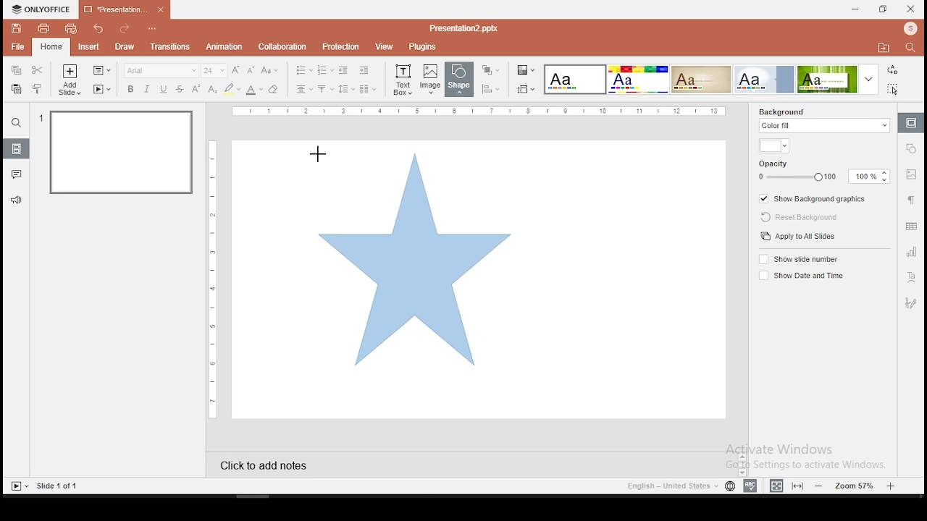 This screenshot has width=927, height=521. What do you see at coordinates (41, 9) in the screenshot?
I see `icon` at bounding box center [41, 9].